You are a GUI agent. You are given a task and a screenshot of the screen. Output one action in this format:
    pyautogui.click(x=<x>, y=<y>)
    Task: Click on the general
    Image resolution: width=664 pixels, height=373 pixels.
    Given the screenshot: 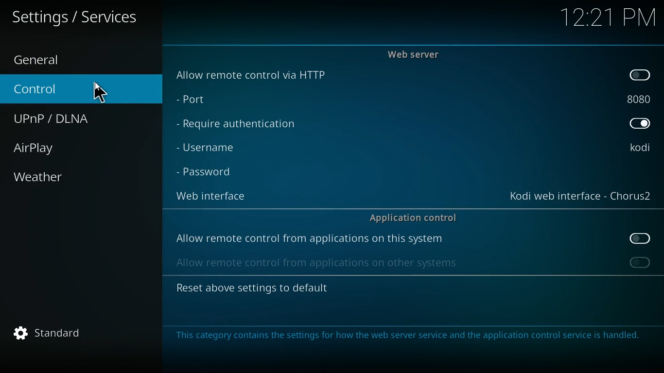 What is the action you would take?
    pyautogui.click(x=80, y=61)
    